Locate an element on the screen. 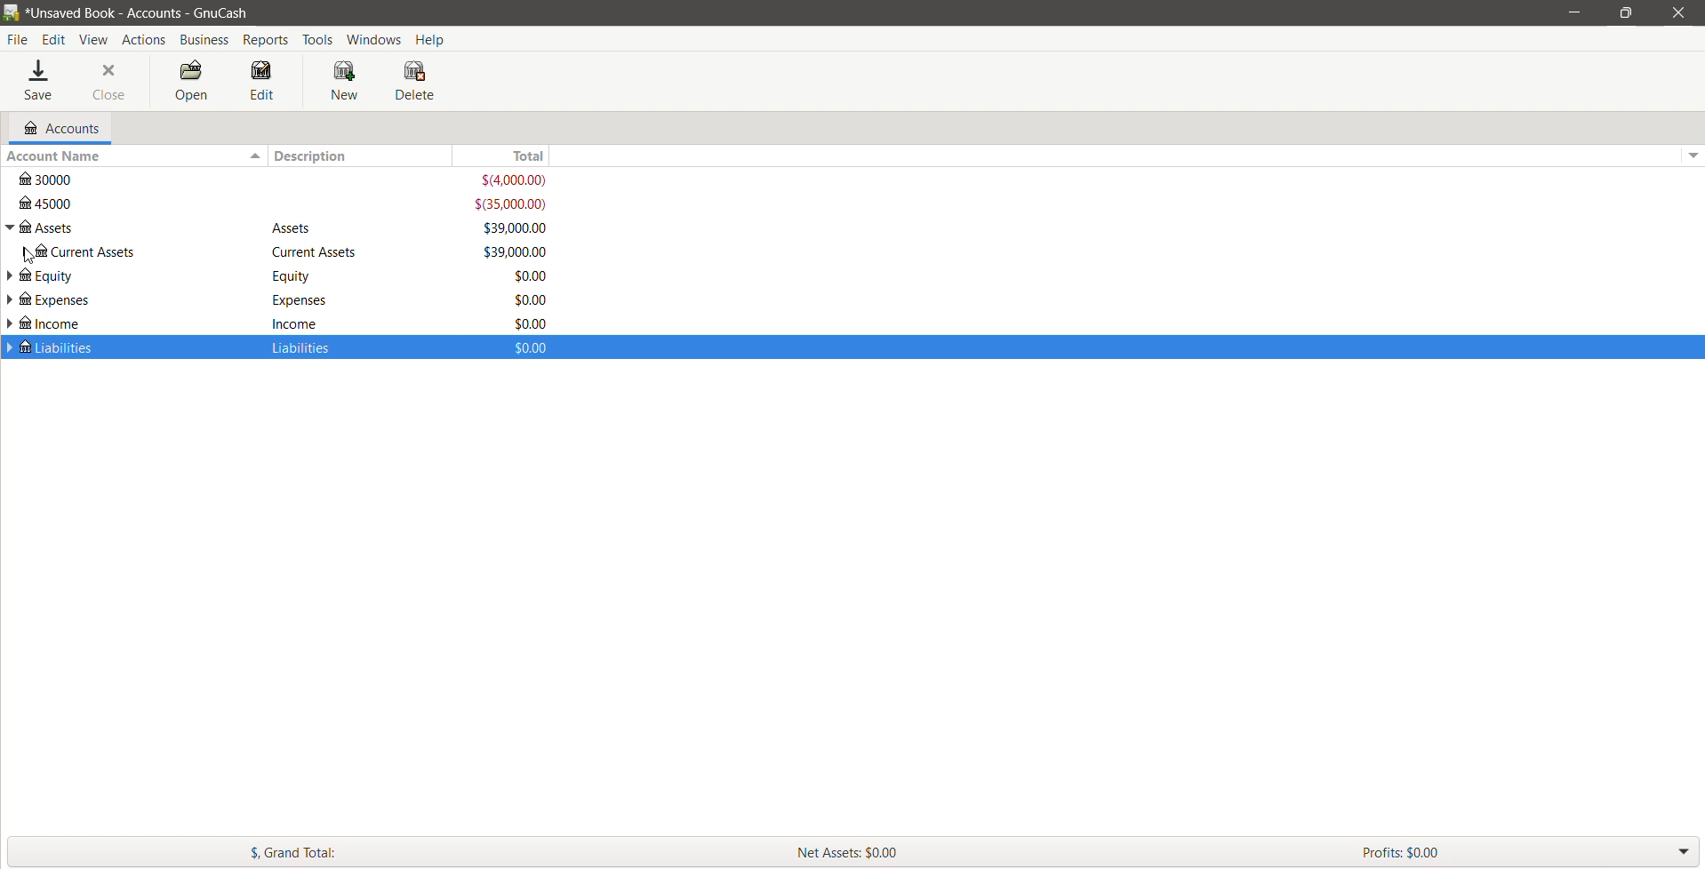 The image size is (1705, 869). Tools is located at coordinates (319, 39).